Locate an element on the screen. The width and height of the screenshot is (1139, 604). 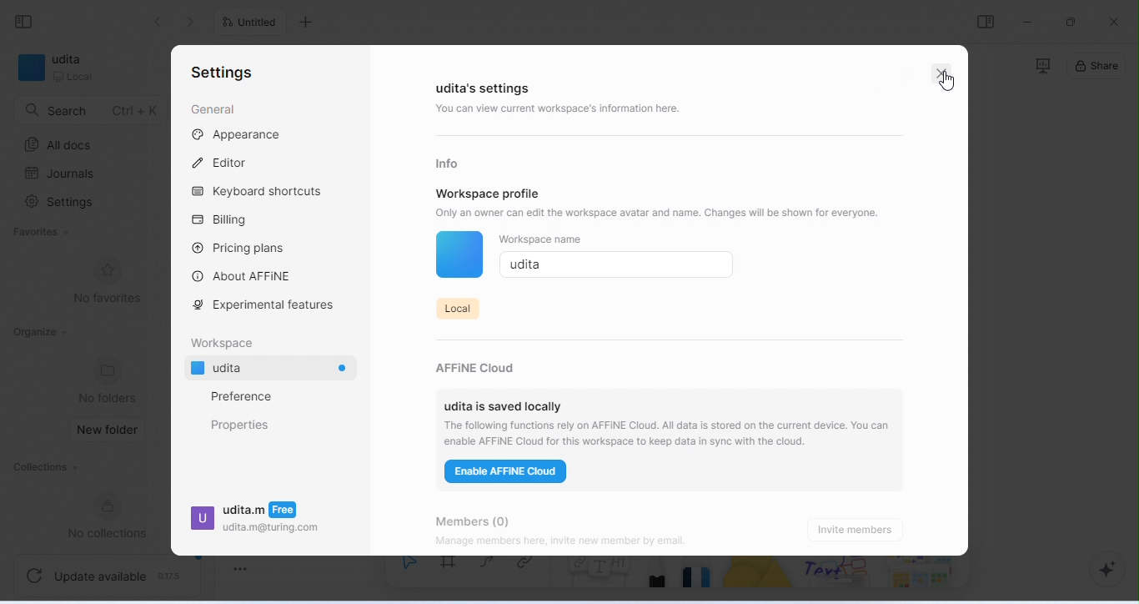
notes is located at coordinates (600, 580).